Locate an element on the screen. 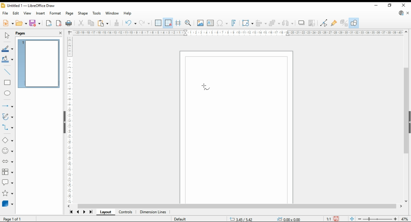 This screenshot has height=222, width=411. symbol shapes is located at coordinates (8, 151).